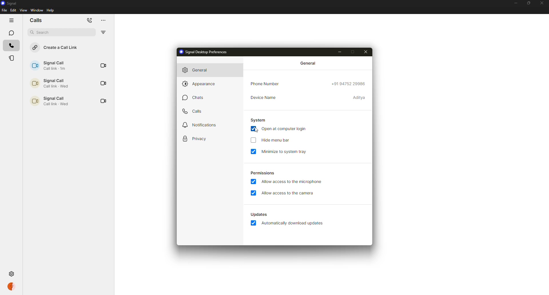  I want to click on chats, so click(195, 97).